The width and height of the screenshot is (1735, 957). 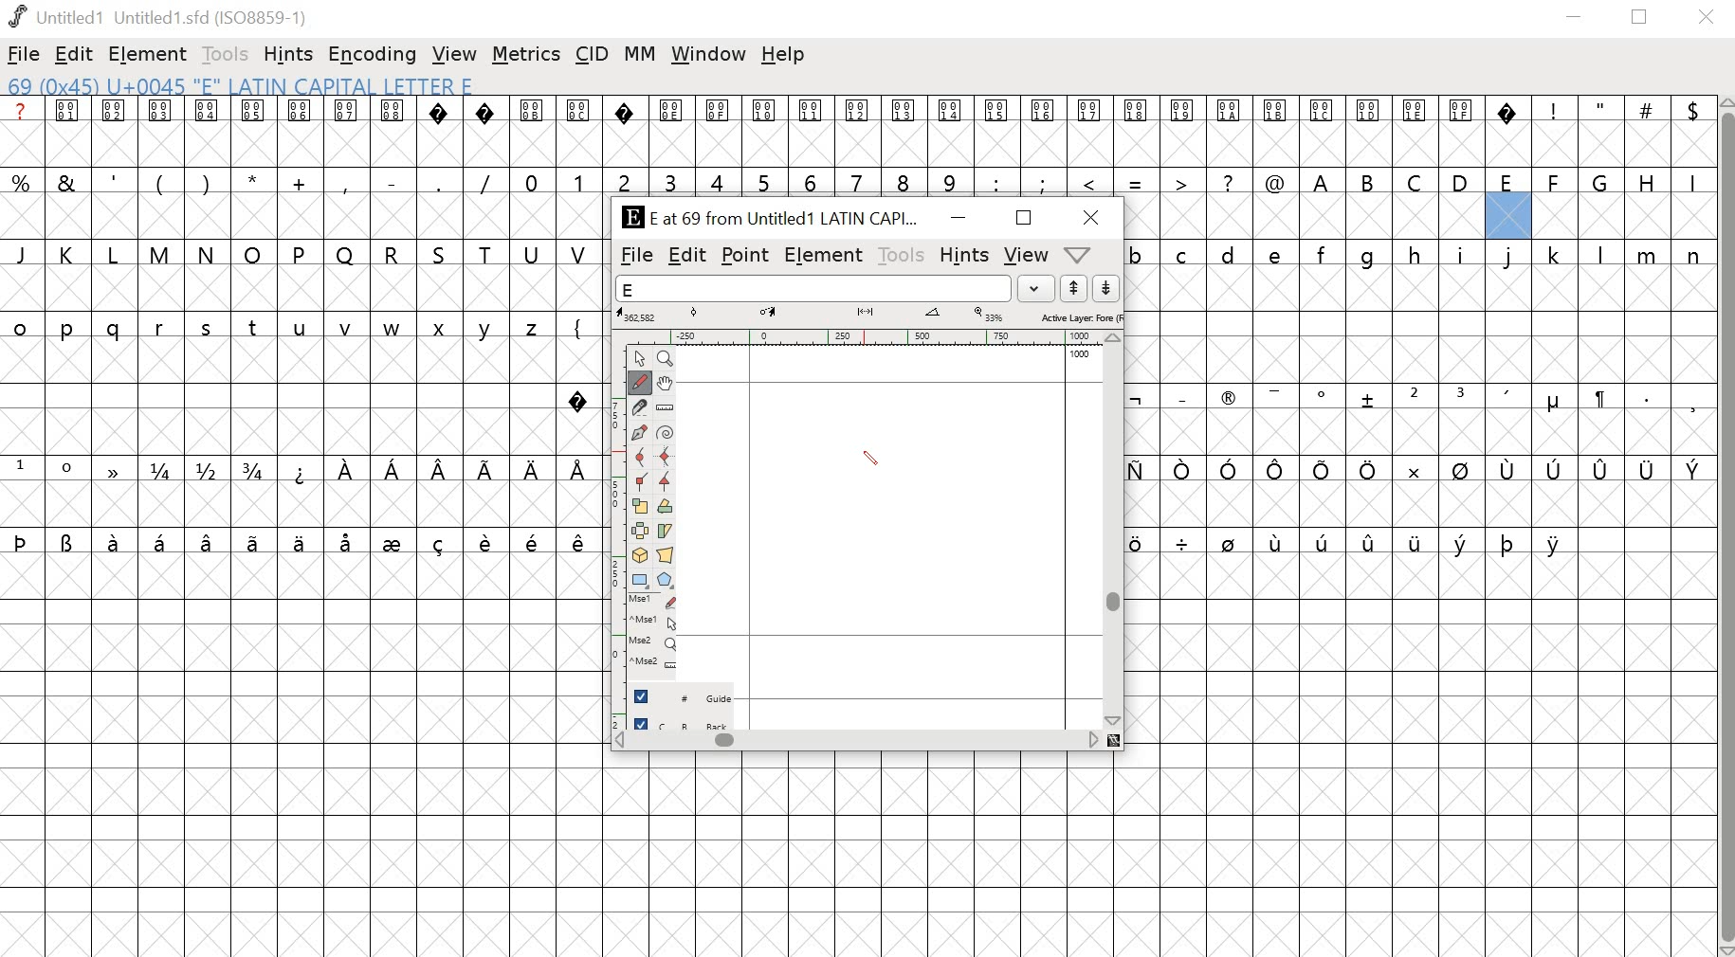 I want to click on empty cells, so click(x=1422, y=502).